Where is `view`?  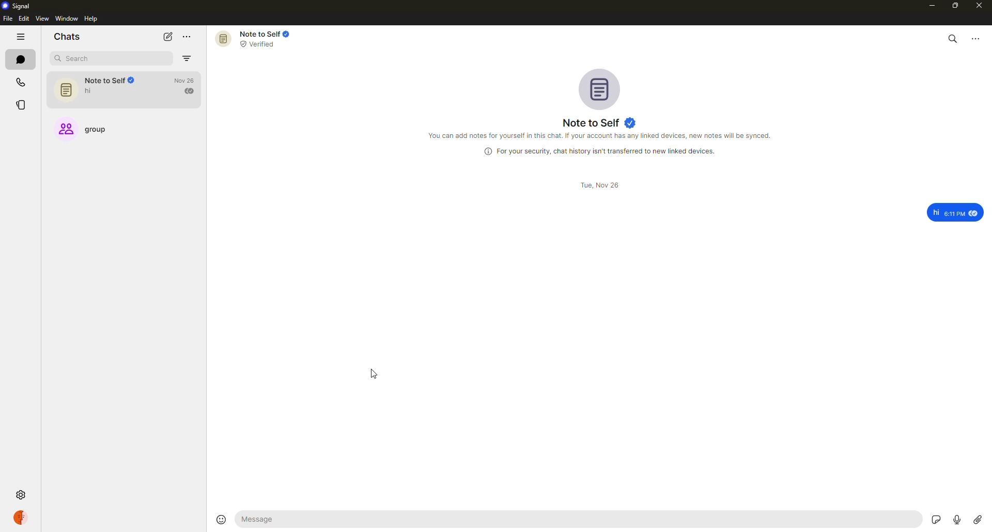
view is located at coordinates (41, 19).